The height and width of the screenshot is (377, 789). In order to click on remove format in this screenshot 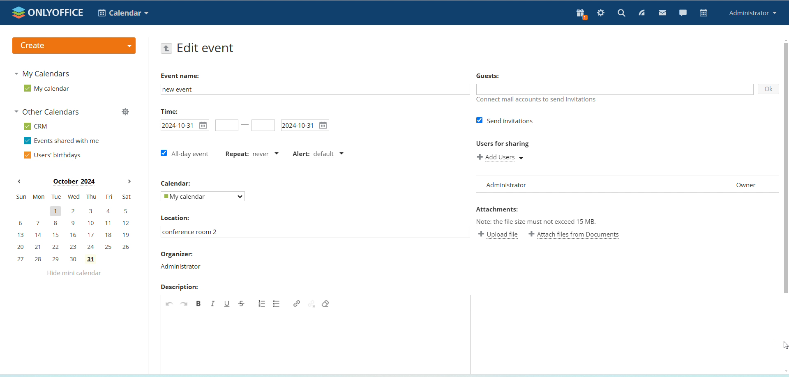, I will do `click(326, 303)`.